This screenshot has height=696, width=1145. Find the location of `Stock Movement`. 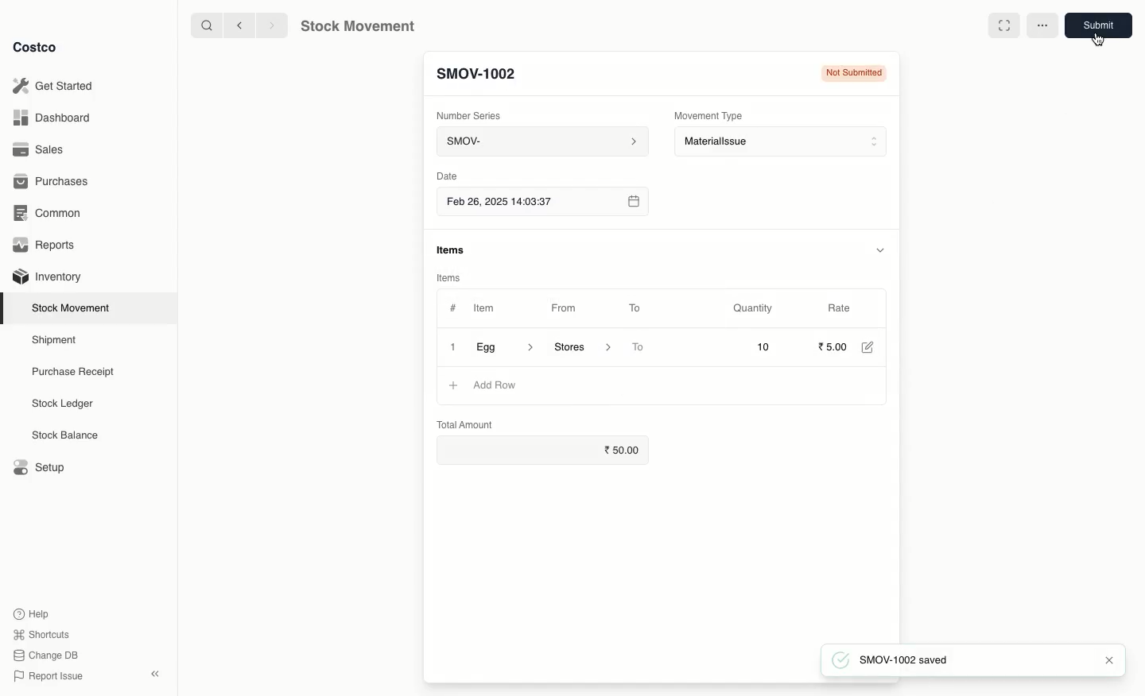

Stock Movement is located at coordinates (355, 26).